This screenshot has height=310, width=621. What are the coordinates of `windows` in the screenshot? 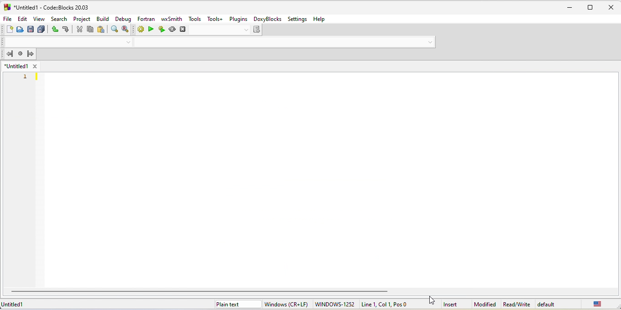 It's located at (288, 304).